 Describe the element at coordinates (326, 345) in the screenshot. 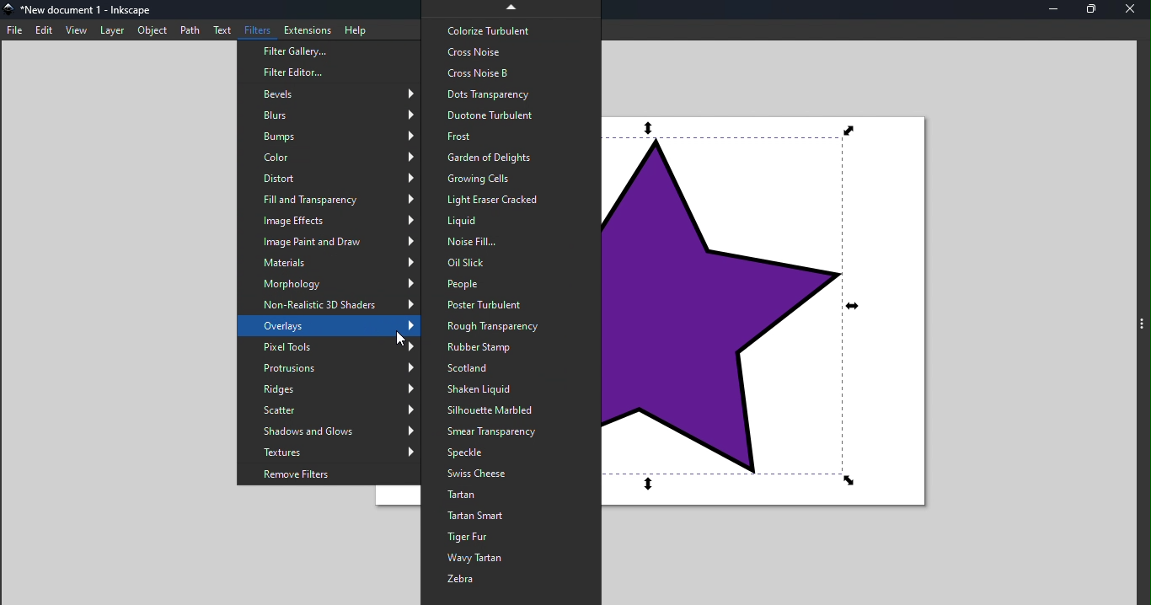

I see `Pixel tools` at that location.